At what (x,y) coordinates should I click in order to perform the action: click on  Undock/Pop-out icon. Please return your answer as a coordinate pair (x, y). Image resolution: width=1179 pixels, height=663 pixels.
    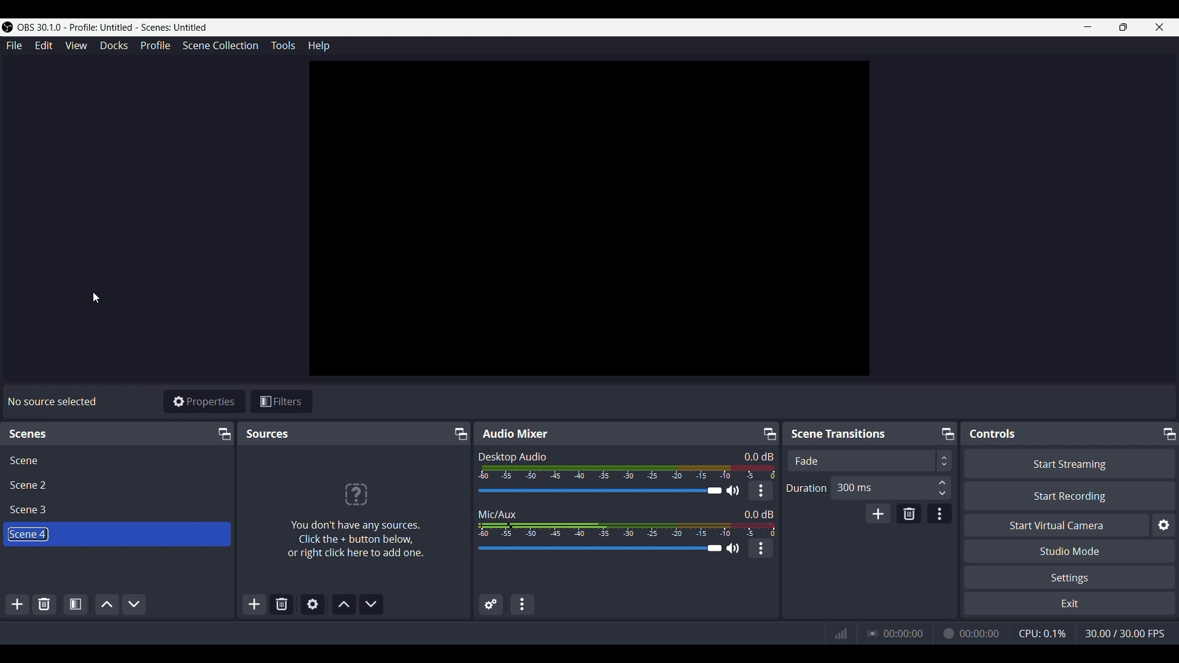
    Looking at the image, I should click on (223, 433).